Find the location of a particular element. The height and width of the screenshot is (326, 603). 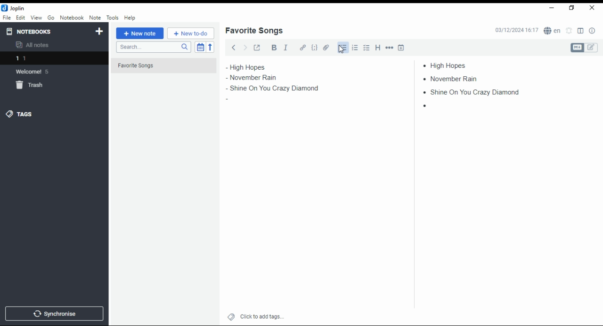

trash is located at coordinates (35, 87).